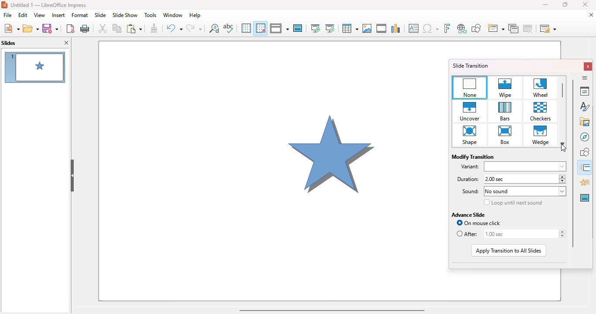 This screenshot has height=314, width=596. What do you see at coordinates (585, 137) in the screenshot?
I see `navigator` at bounding box center [585, 137].